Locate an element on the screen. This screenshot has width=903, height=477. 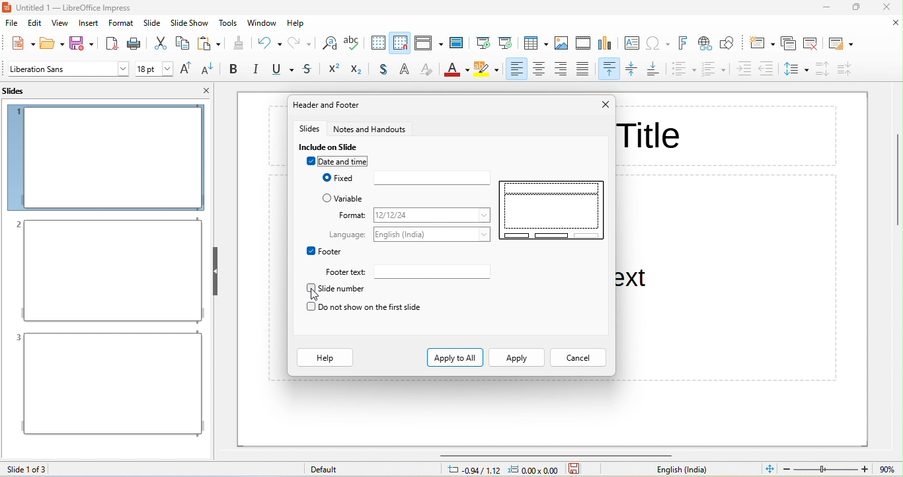
0.94/1.12 is located at coordinates (471, 470).